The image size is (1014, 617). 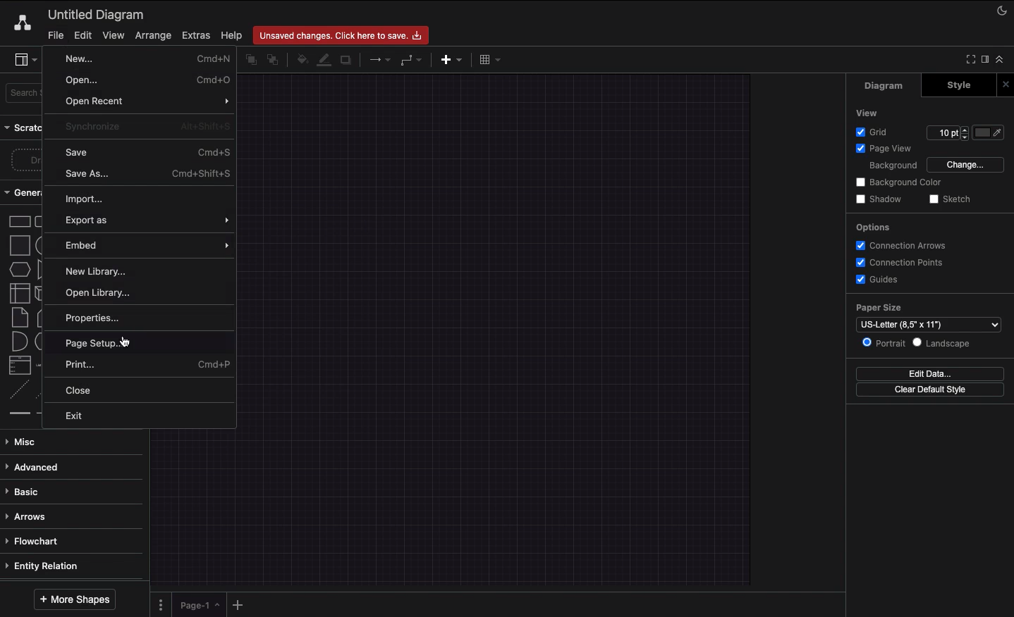 What do you see at coordinates (147, 80) in the screenshot?
I see `Open` at bounding box center [147, 80].